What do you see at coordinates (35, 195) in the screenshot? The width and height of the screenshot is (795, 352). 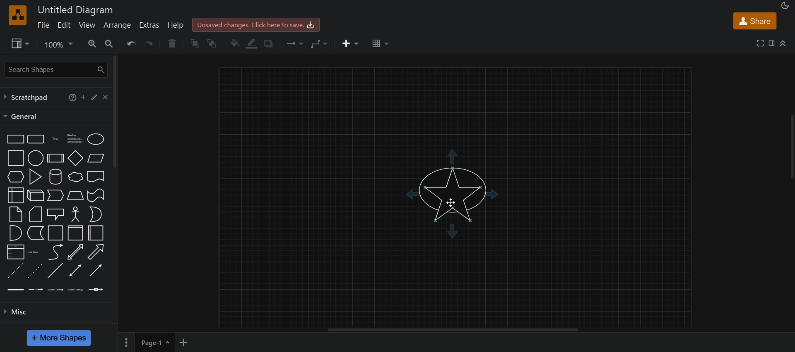 I see `cube` at bounding box center [35, 195].